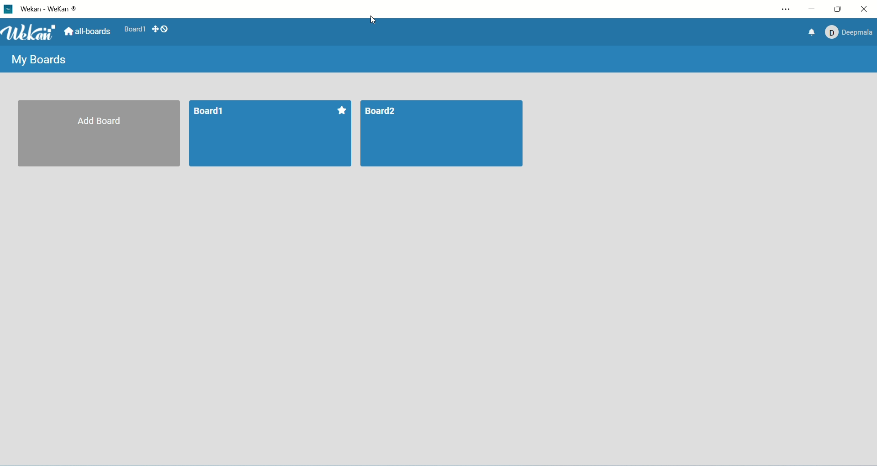  I want to click on title, so click(49, 10).